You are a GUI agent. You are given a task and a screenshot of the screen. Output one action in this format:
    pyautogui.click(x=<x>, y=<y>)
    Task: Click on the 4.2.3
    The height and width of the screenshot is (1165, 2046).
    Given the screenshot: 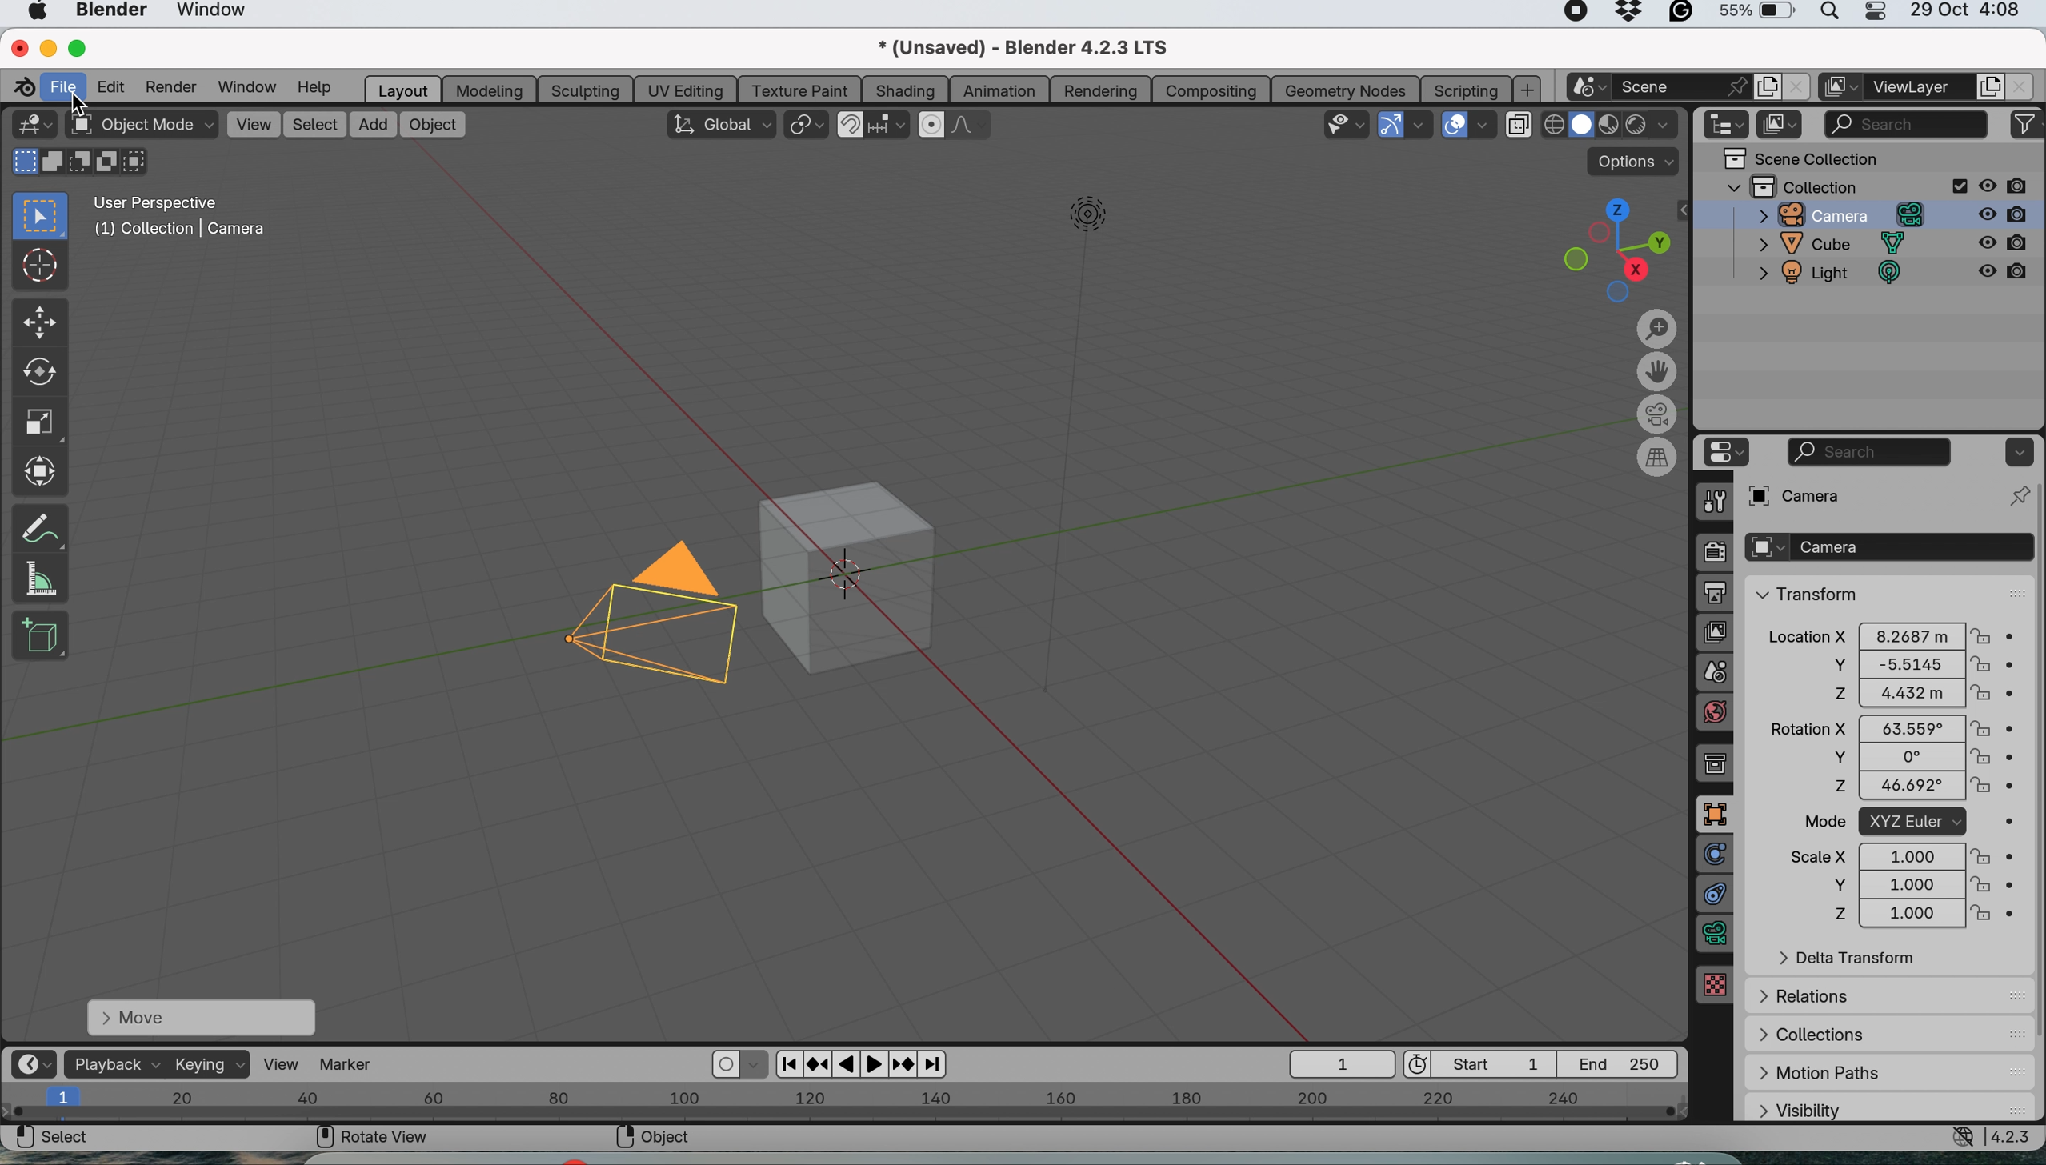 What is the action you would take?
    pyautogui.click(x=2014, y=1137)
    